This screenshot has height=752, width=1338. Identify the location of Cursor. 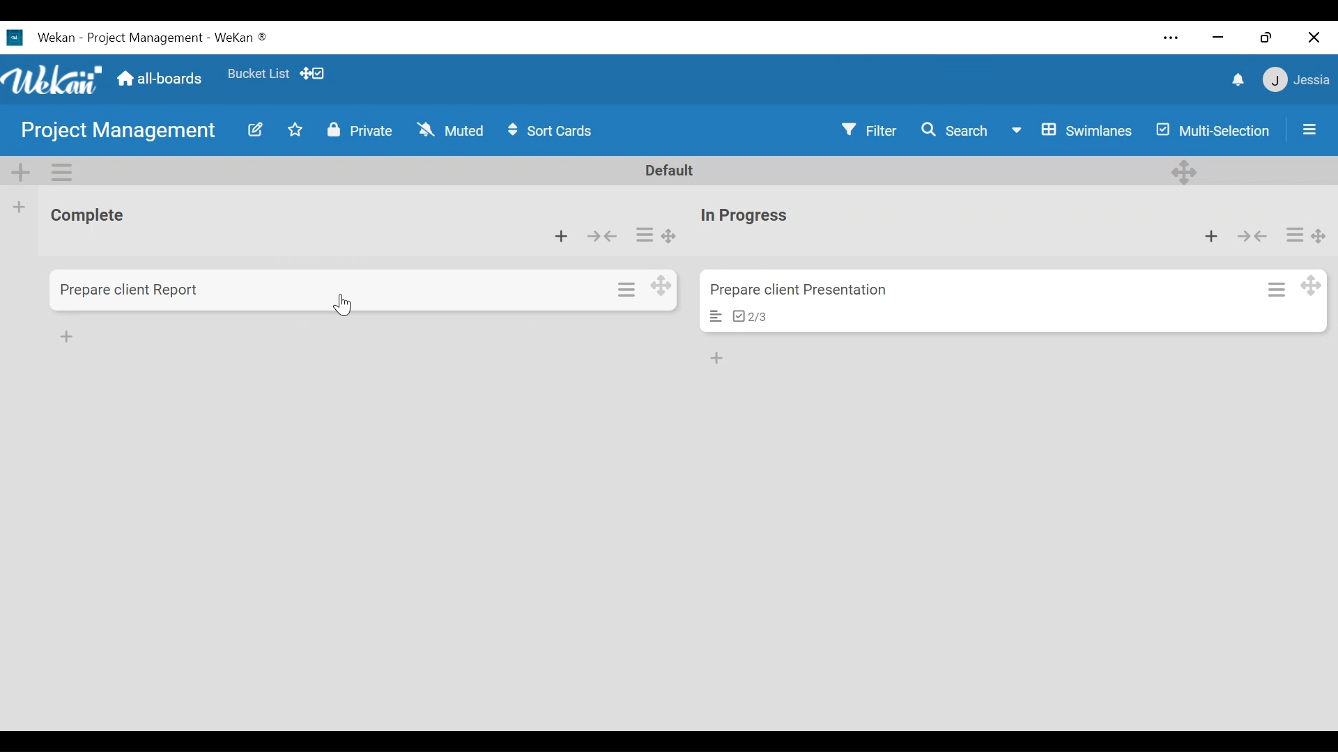
(348, 306).